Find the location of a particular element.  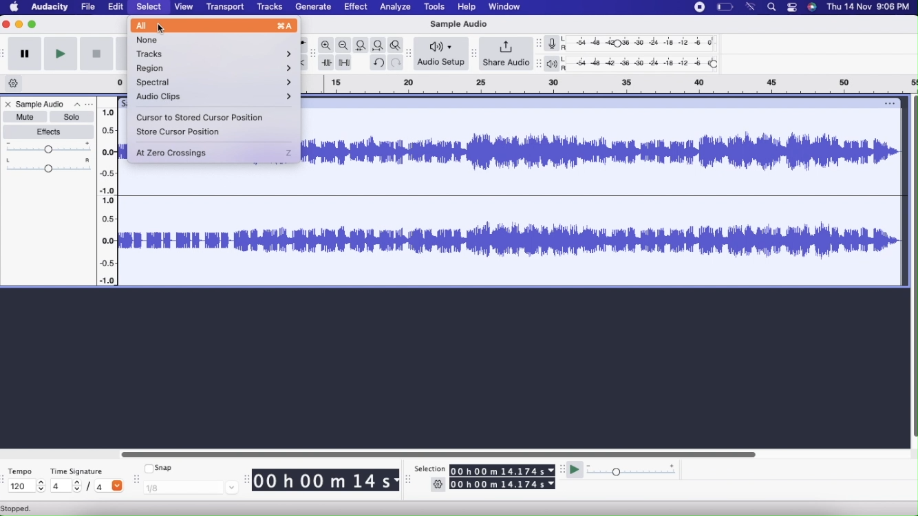

Play is located at coordinates (62, 54).